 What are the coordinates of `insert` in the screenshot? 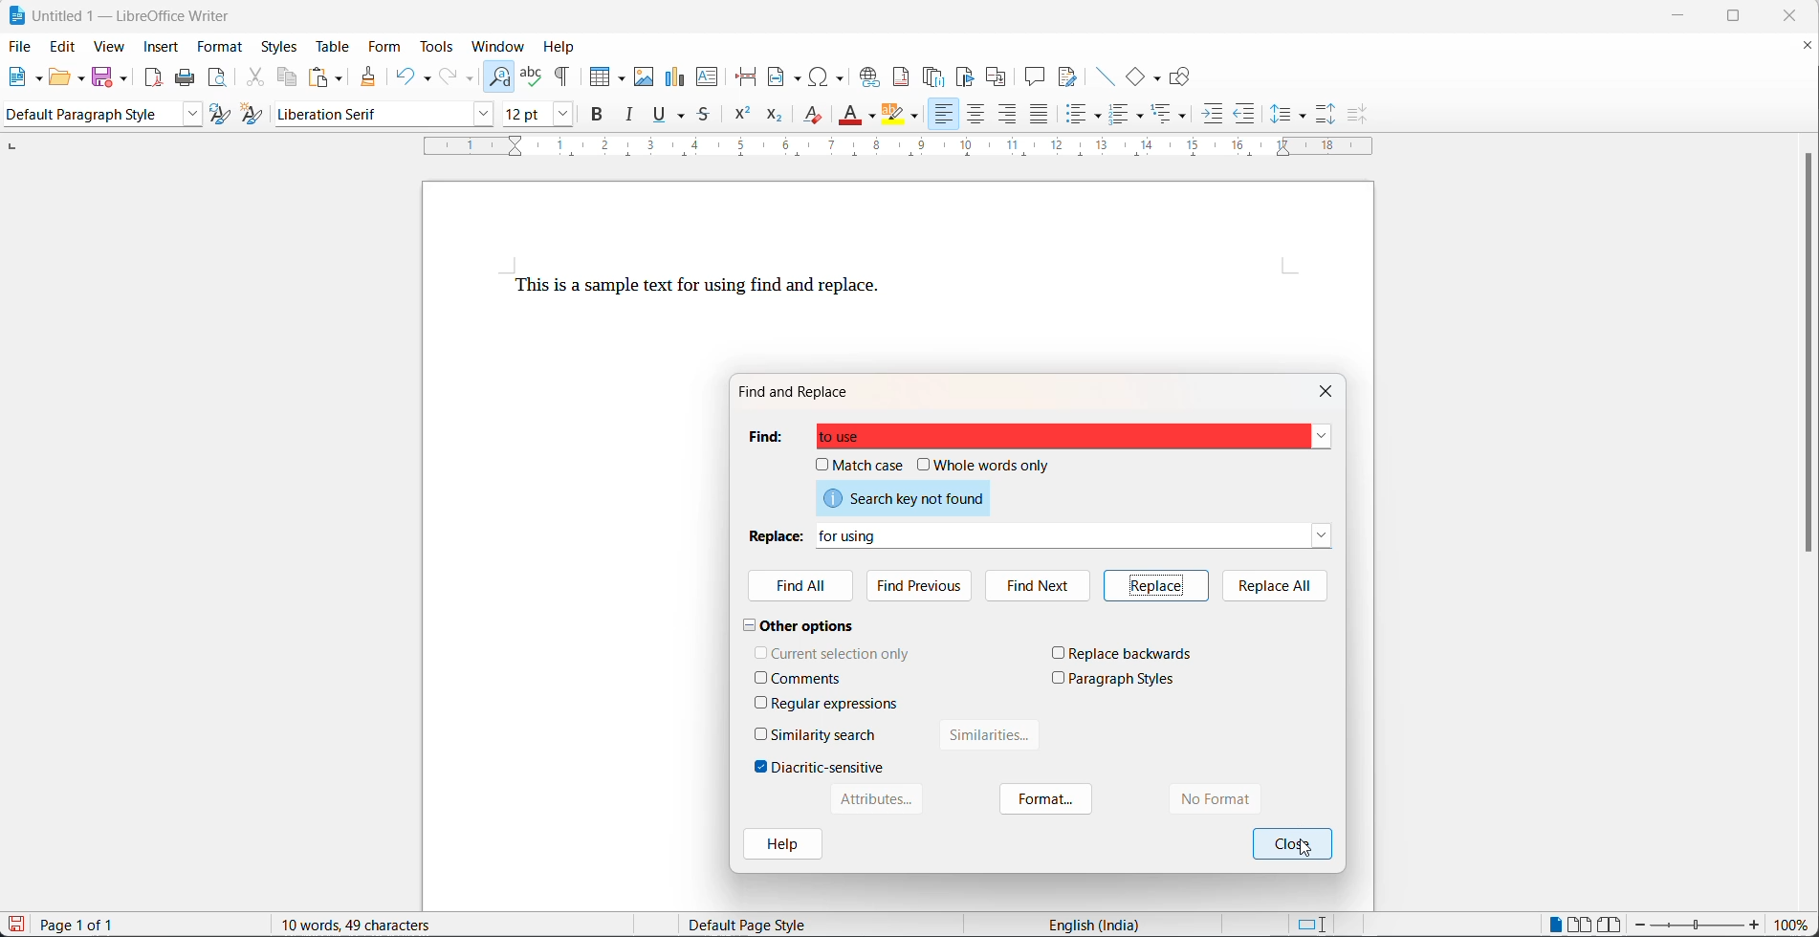 It's located at (162, 46).